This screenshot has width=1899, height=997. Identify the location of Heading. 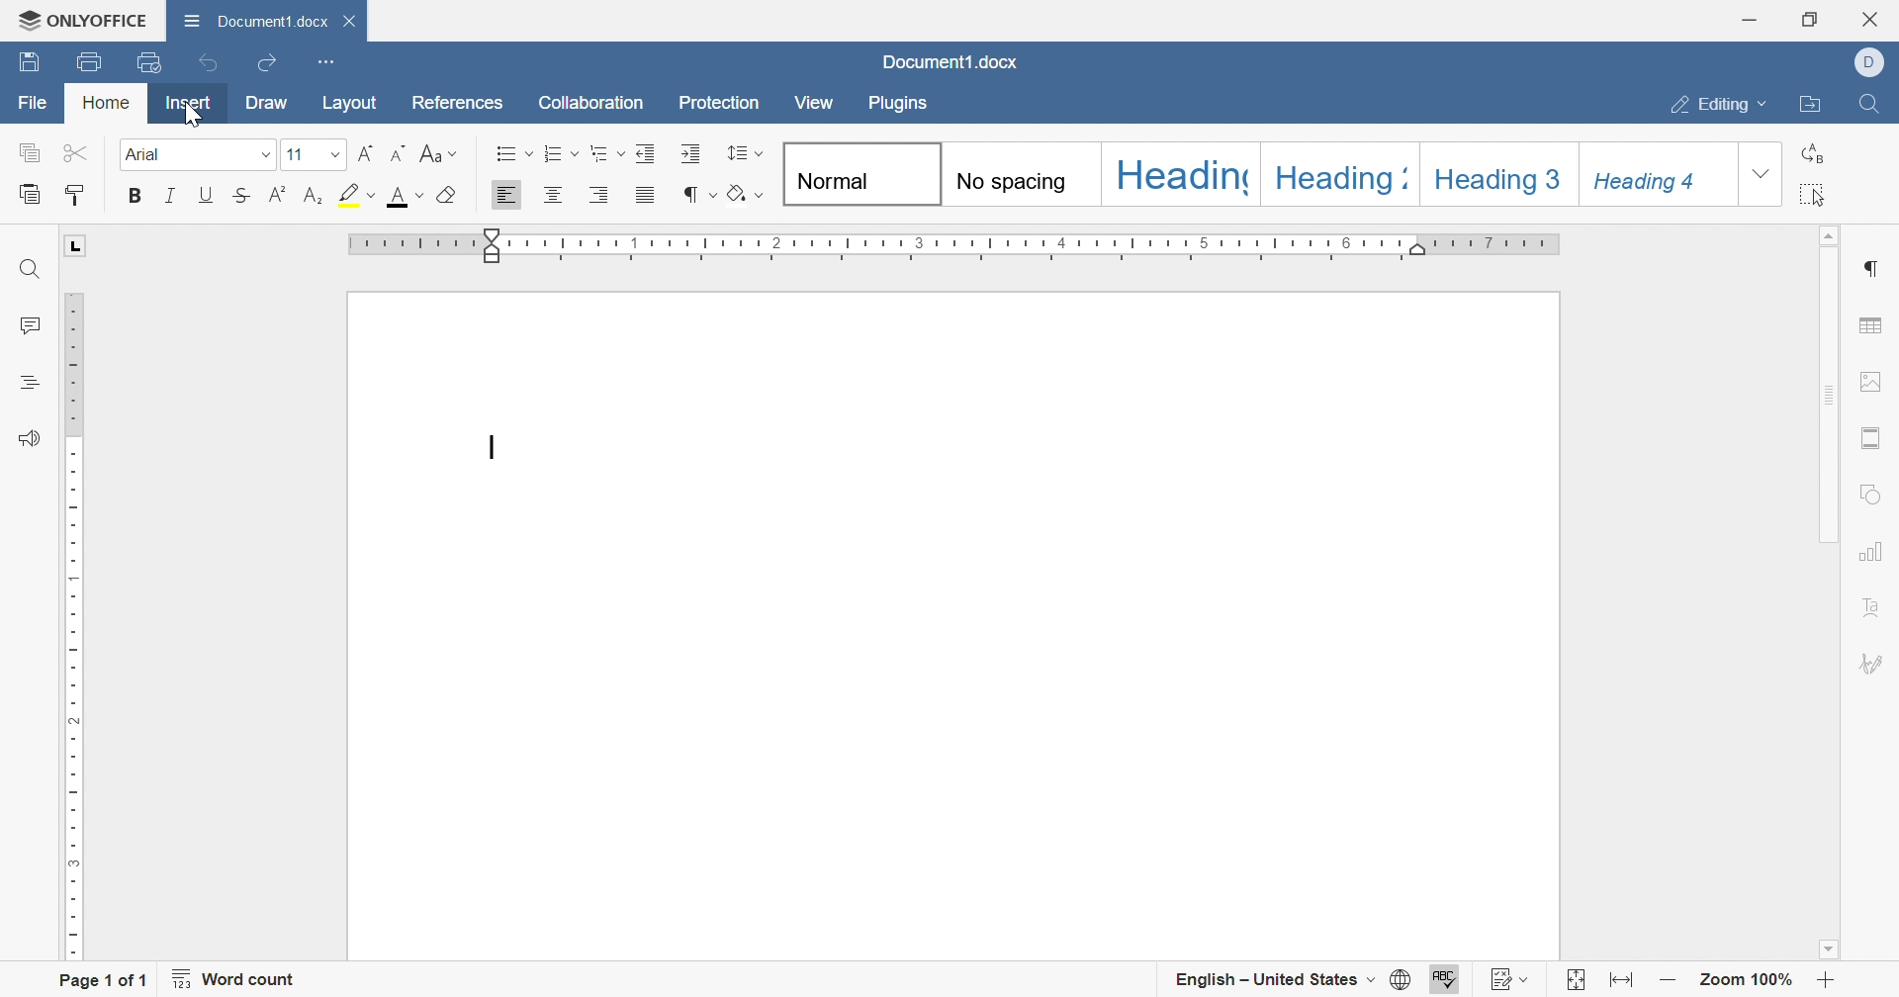
(1182, 174).